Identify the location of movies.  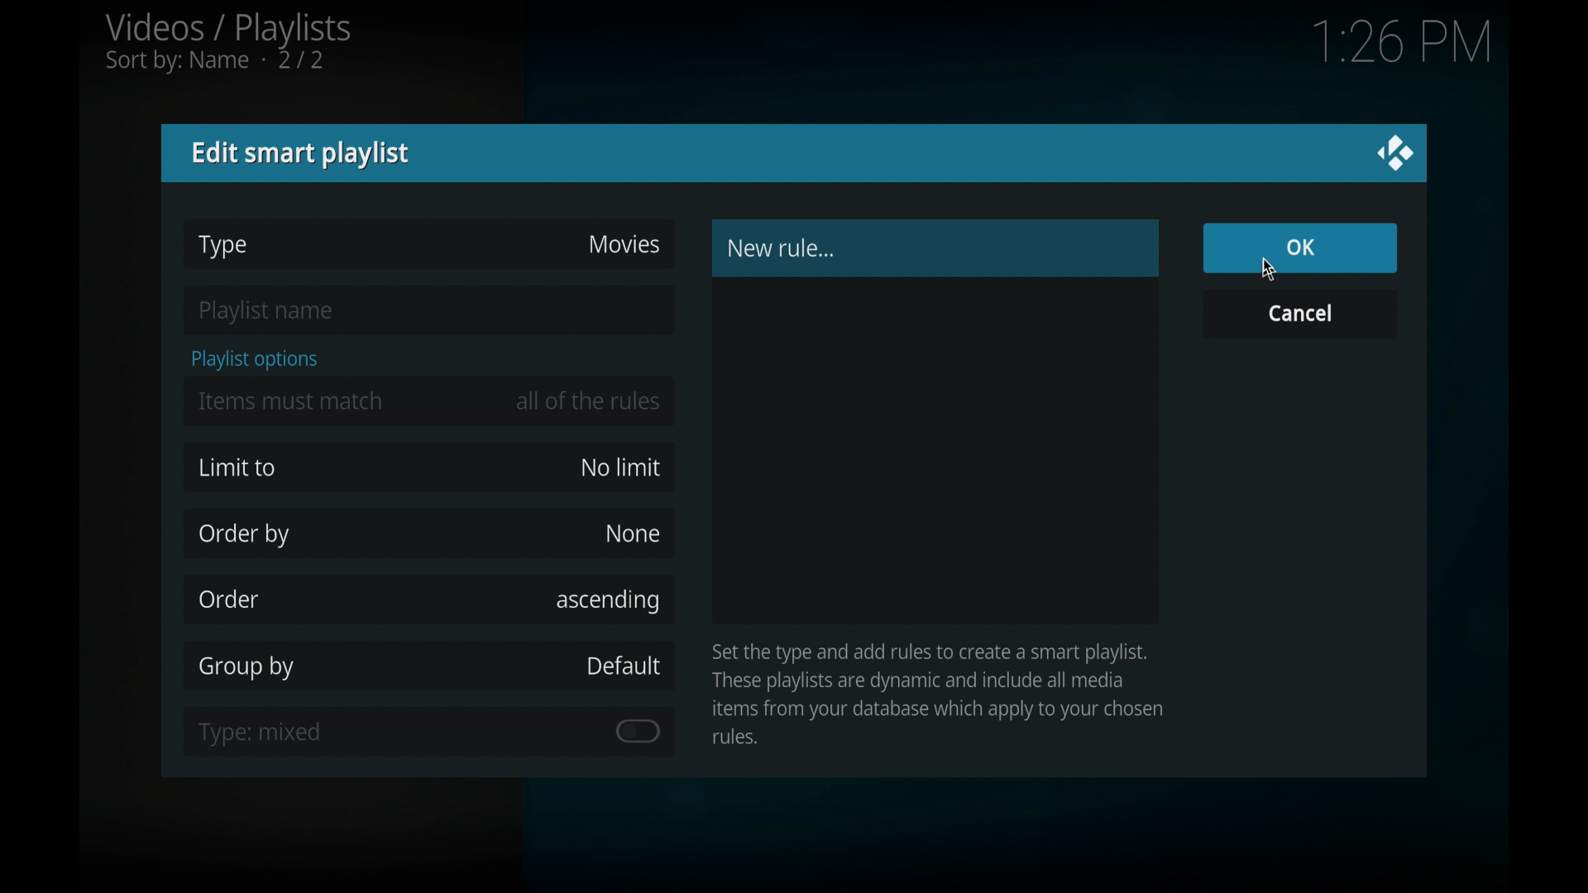
(624, 245).